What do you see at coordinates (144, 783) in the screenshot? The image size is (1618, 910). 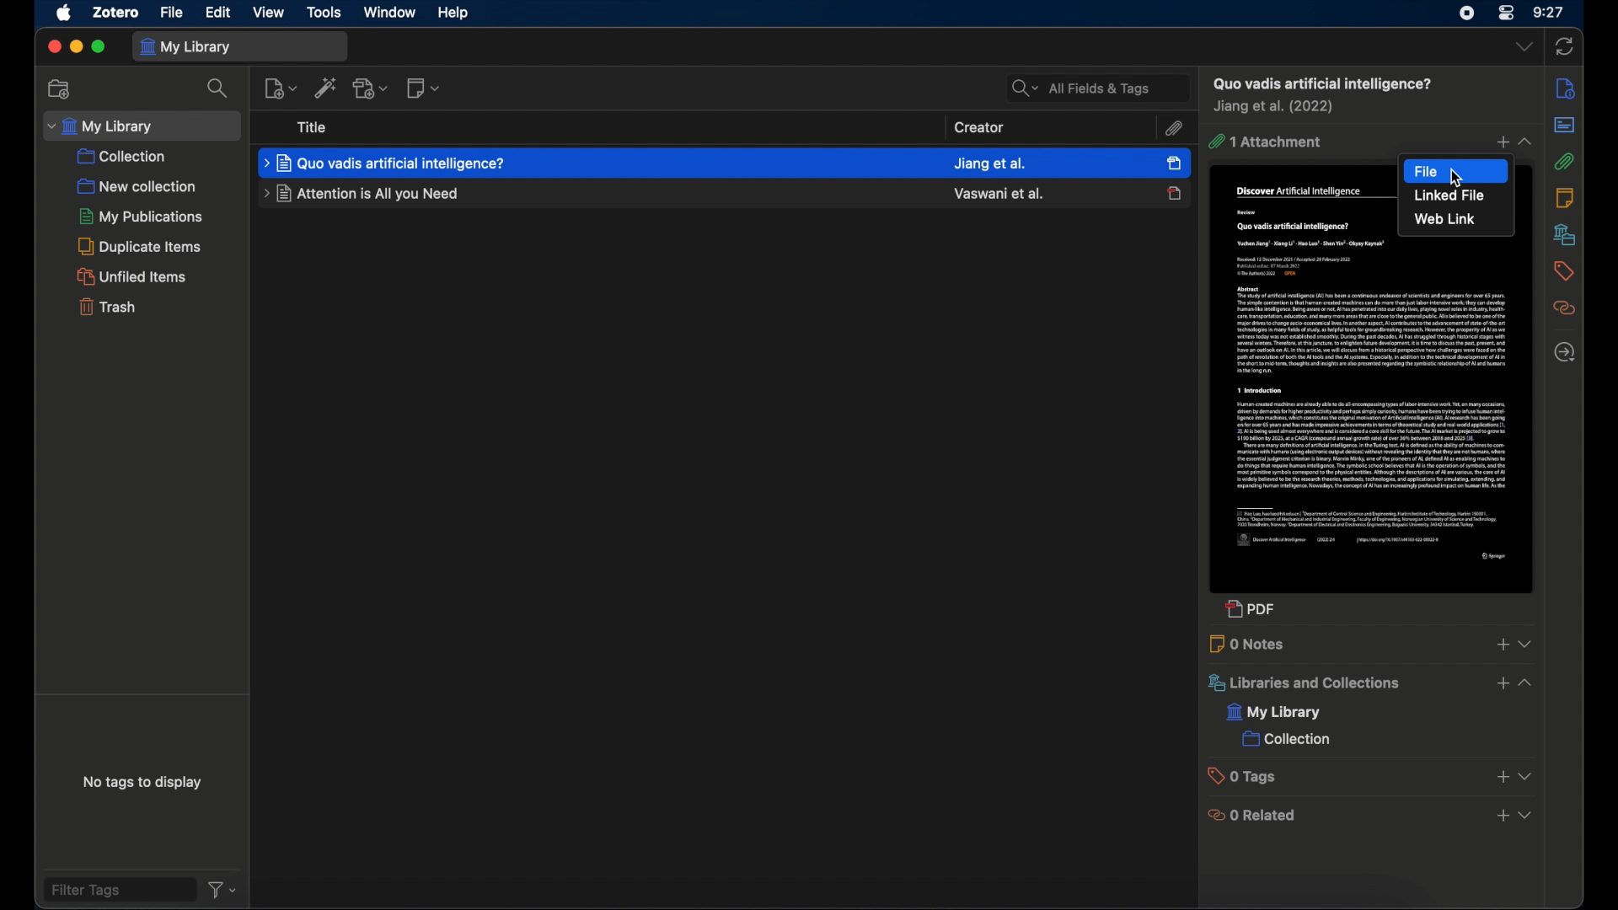 I see `no tags to display` at bounding box center [144, 783].